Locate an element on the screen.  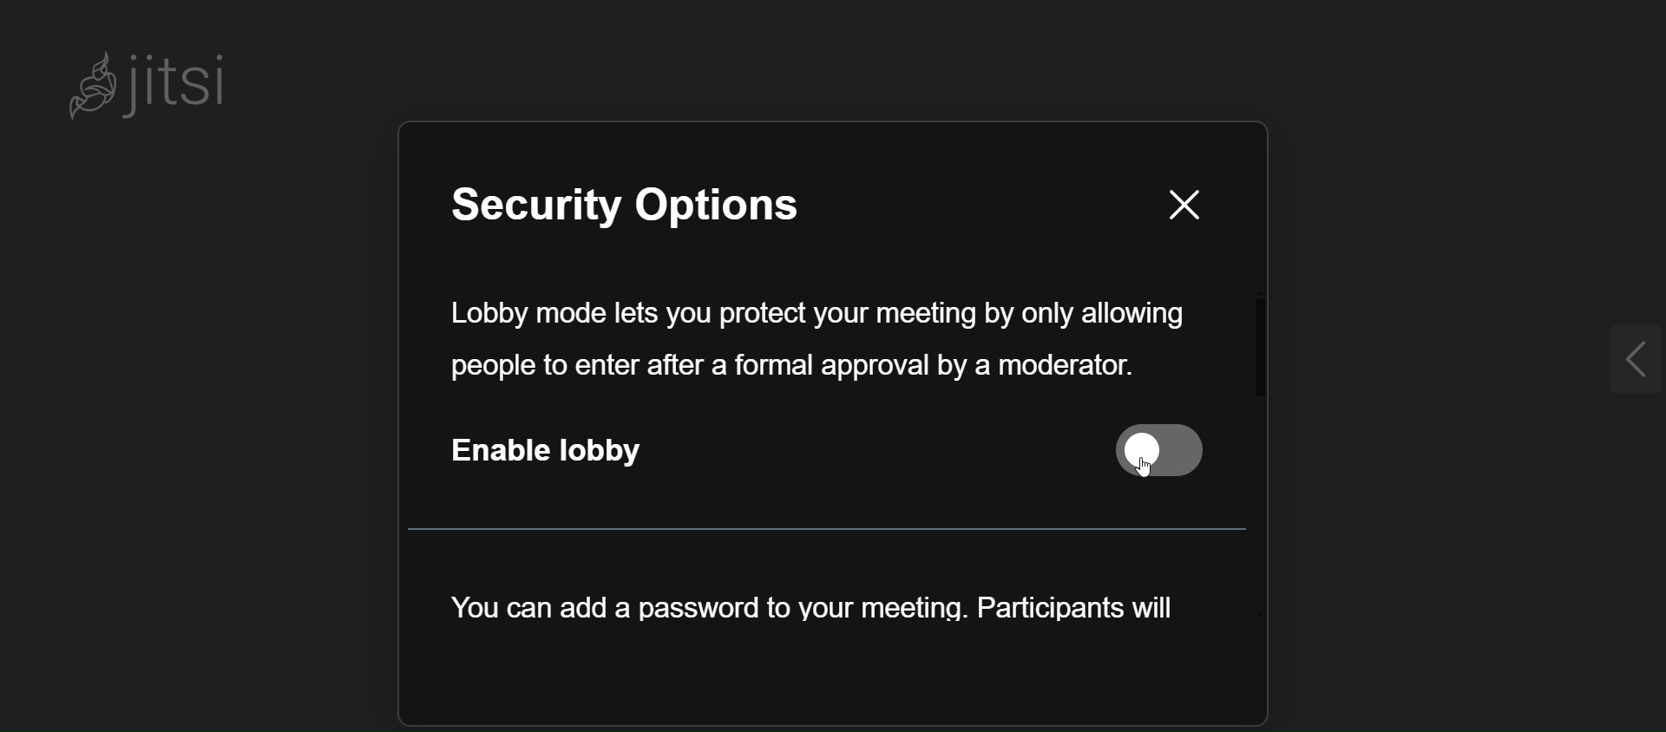
expand is located at coordinates (1625, 361).